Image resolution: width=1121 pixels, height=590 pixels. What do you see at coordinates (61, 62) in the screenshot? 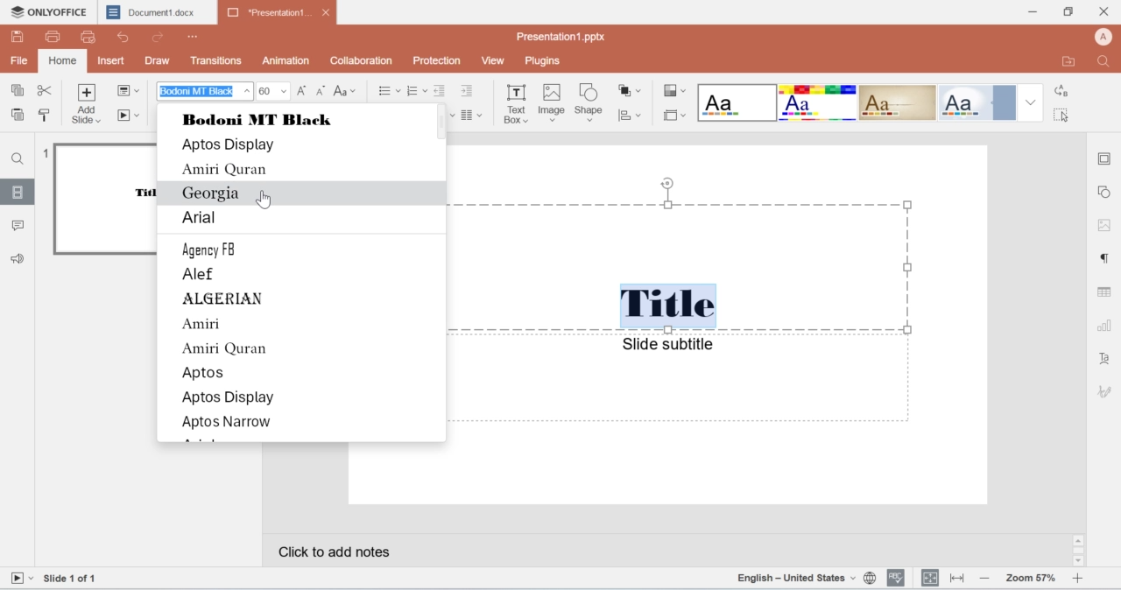
I see `home` at bounding box center [61, 62].